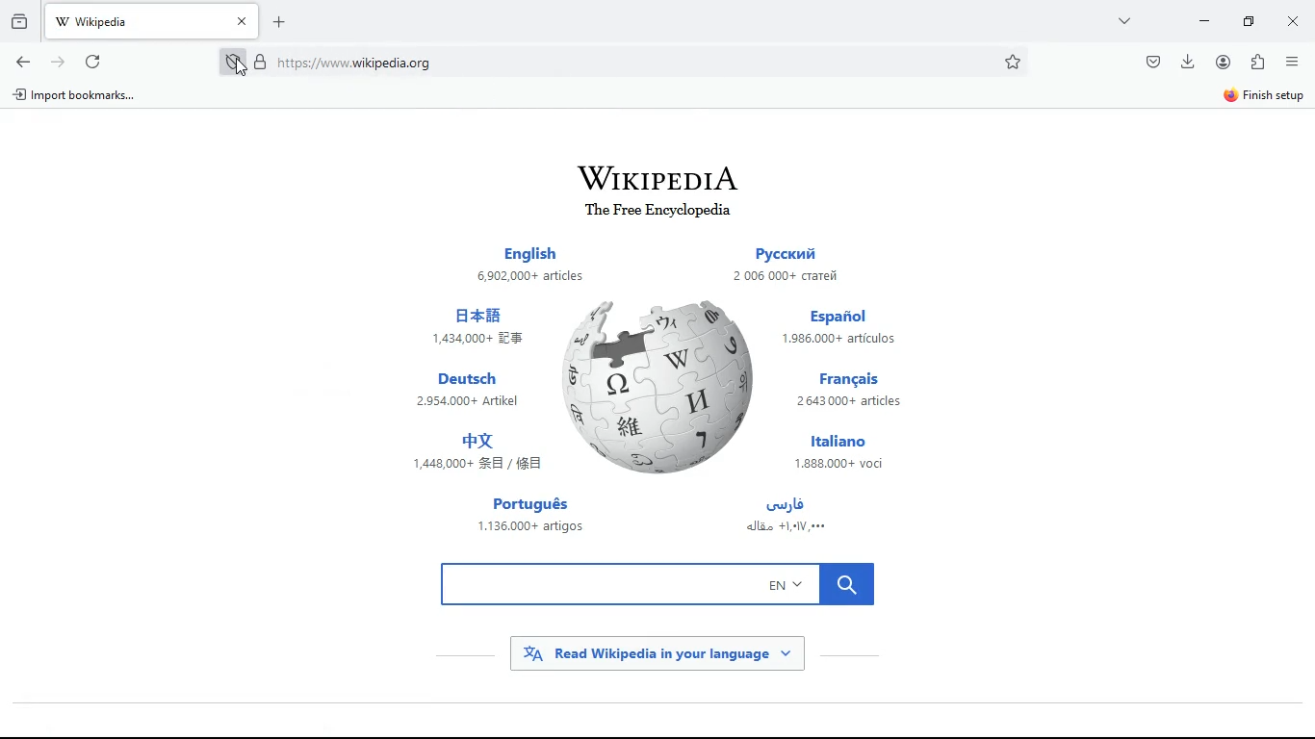 Image resolution: width=1315 pixels, height=739 pixels. Describe the element at coordinates (21, 19) in the screenshot. I see `hystoric` at that location.